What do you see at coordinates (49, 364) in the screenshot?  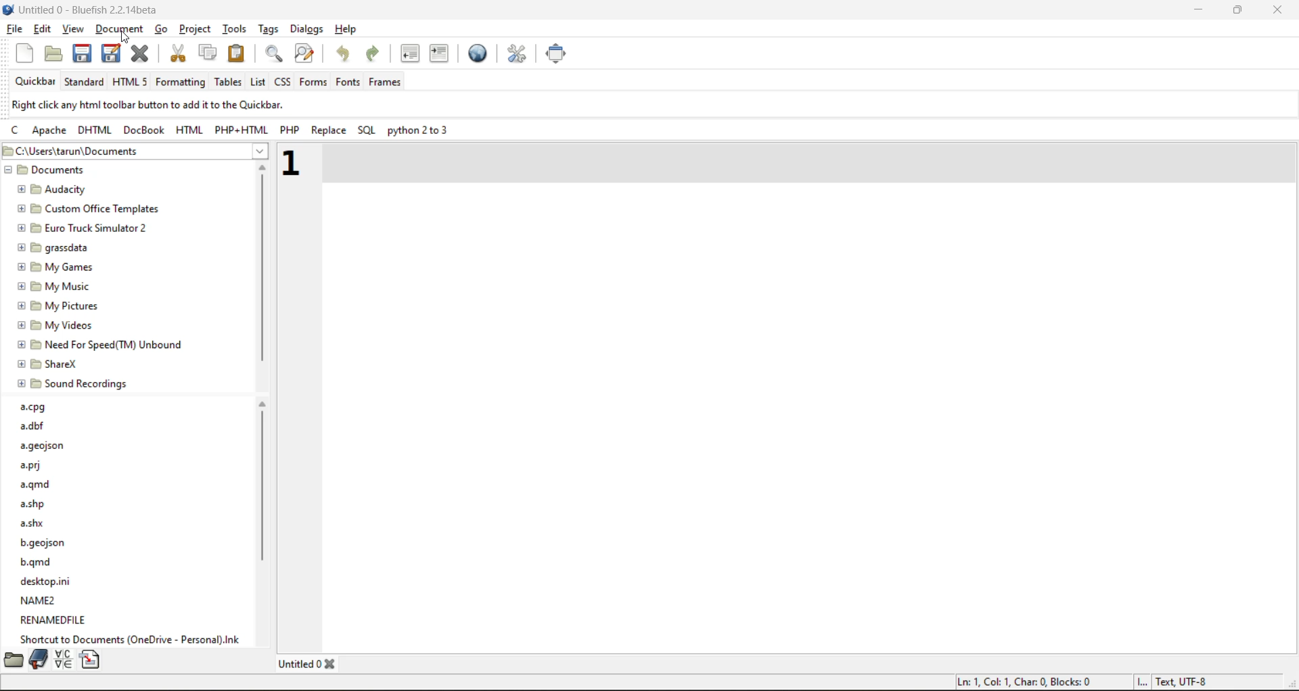 I see `sharex` at bounding box center [49, 364].